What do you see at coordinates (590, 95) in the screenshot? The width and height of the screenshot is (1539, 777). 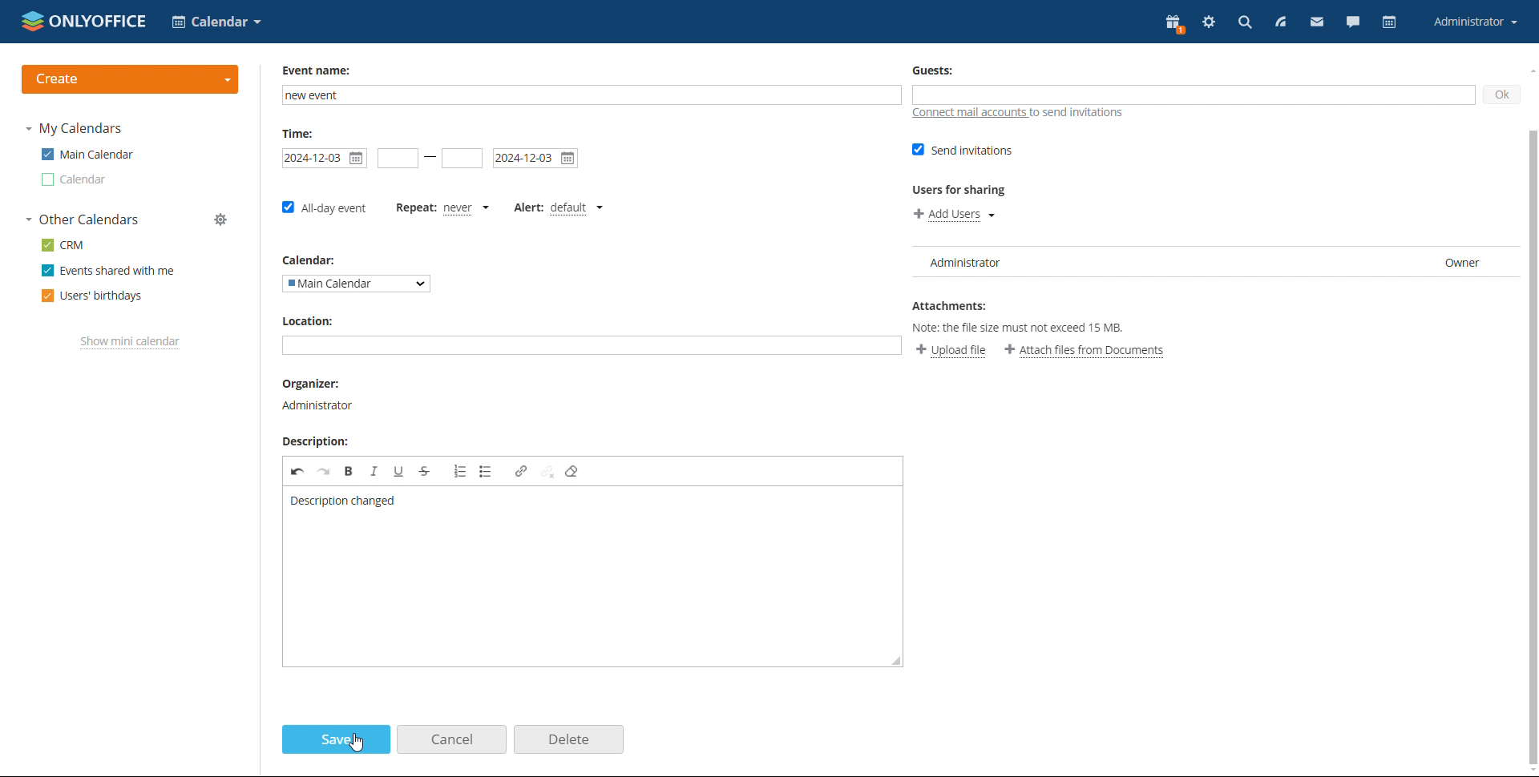 I see `add event name` at bounding box center [590, 95].